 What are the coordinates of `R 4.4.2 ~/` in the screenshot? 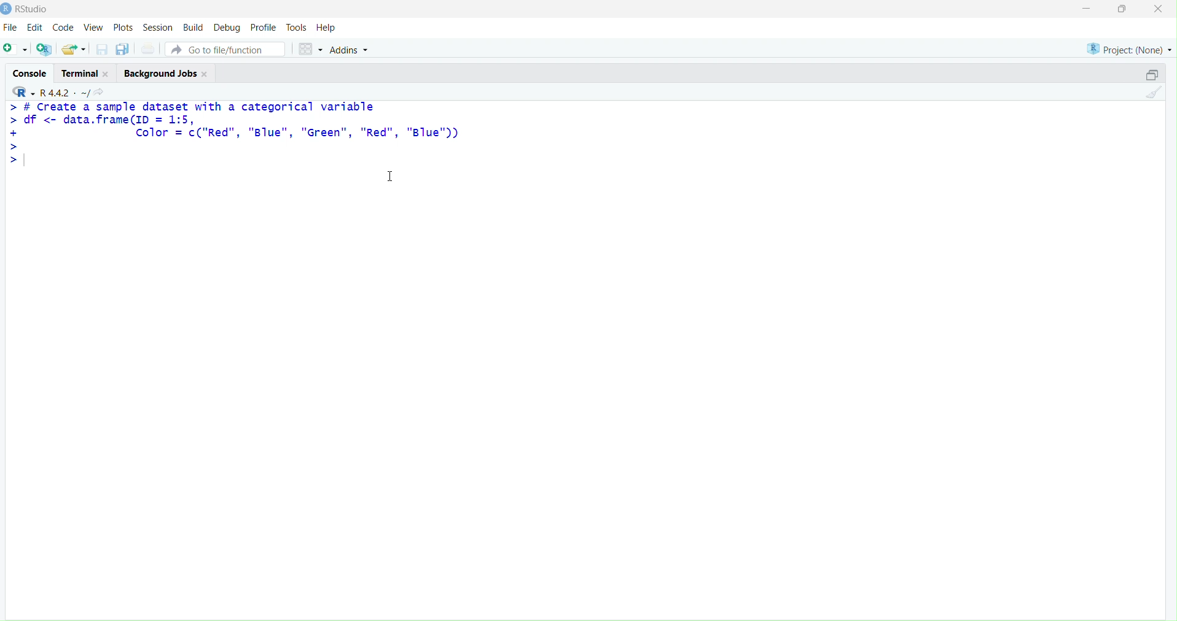 It's located at (65, 93).